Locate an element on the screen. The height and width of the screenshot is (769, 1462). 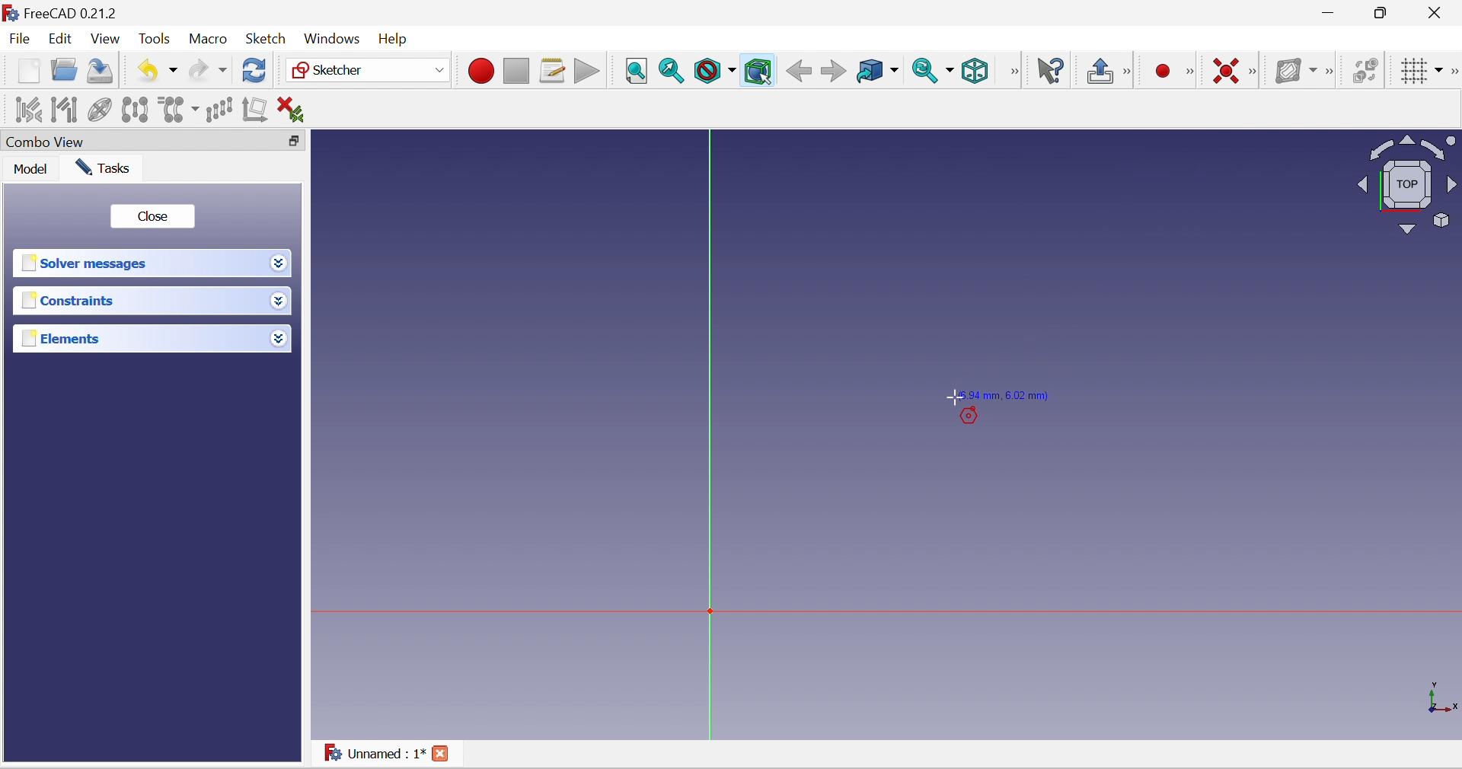
Go to linked object is located at coordinates (878, 72).